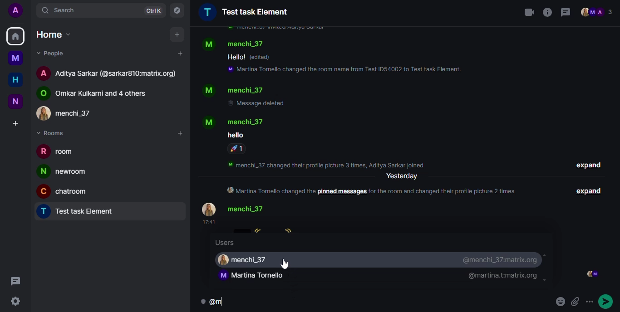 Image resolution: width=620 pixels, height=312 pixels. I want to click on seen, so click(591, 274).